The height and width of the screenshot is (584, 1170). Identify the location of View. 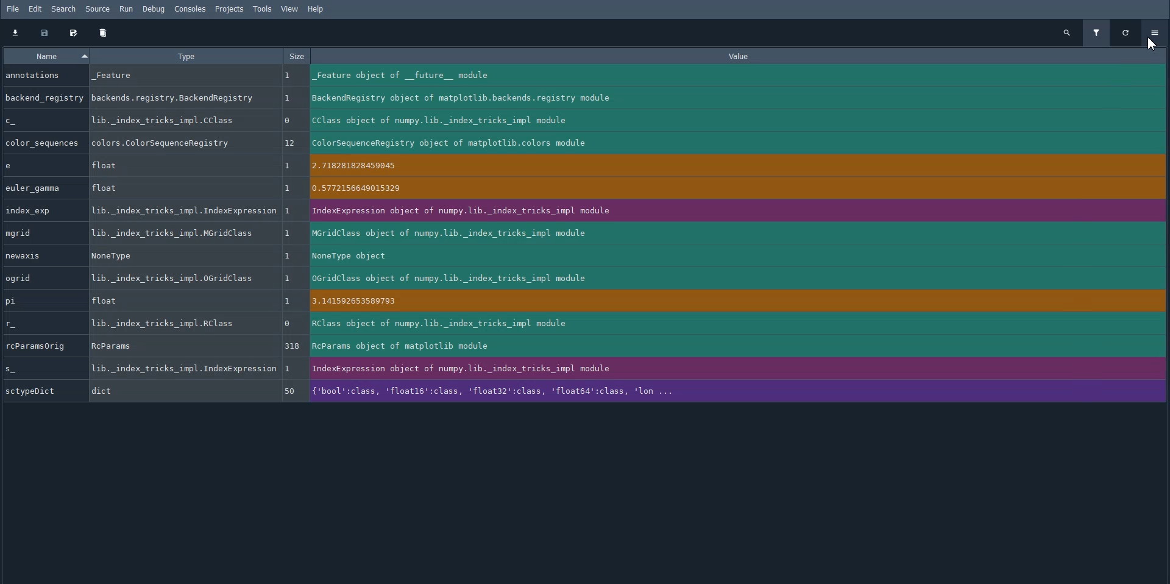
(289, 9).